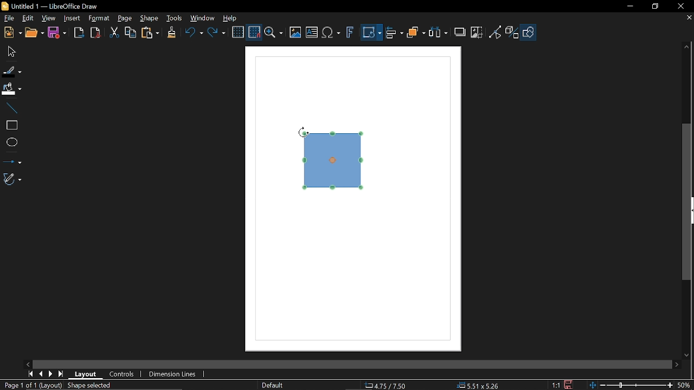  What do you see at coordinates (687, 47) in the screenshot?
I see `Move up` at bounding box center [687, 47].